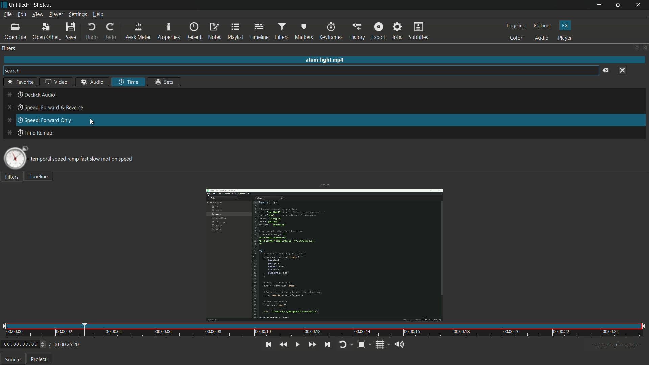 The height and width of the screenshot is (365, 649). Describe the element at coordinates (56, 15) in the screenshot. I see `player menu` at that location.